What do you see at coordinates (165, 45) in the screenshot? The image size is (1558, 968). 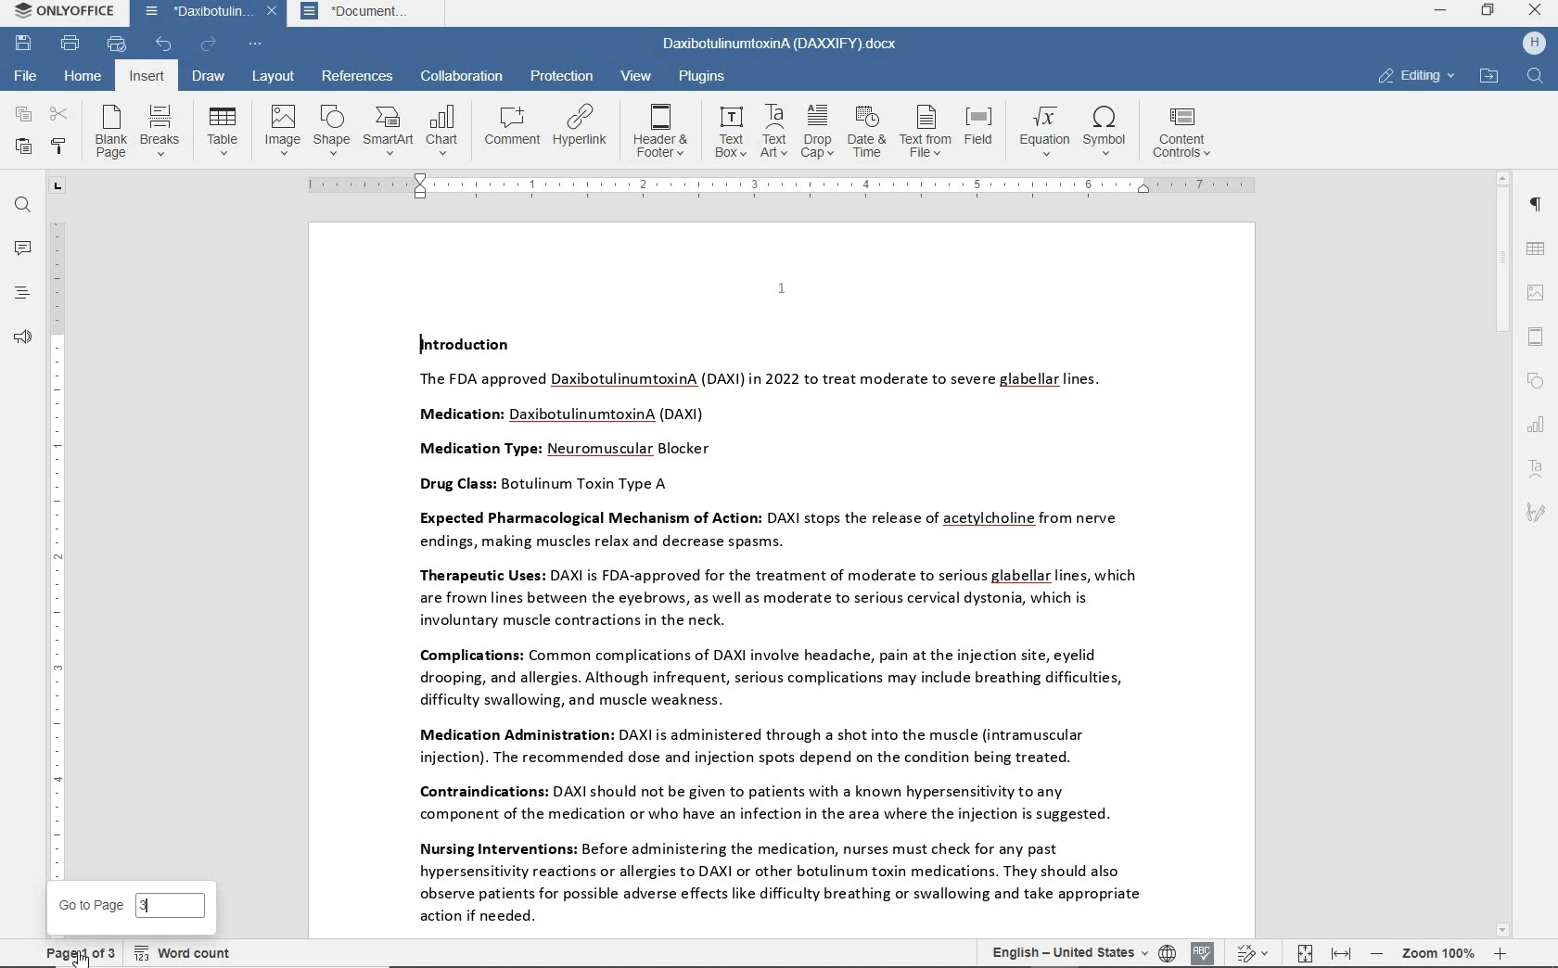 I see `undo` at bounding box center [165, 45].